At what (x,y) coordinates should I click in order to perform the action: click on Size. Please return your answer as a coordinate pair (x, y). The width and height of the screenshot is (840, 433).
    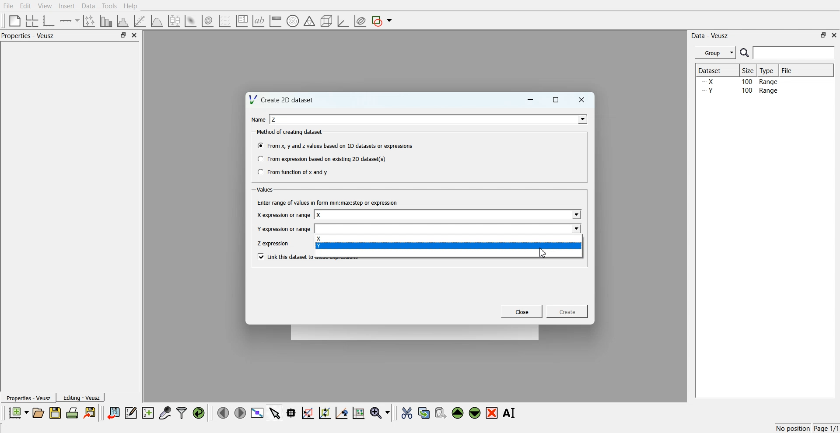
    Looking at the image, I should click on (749, 70).